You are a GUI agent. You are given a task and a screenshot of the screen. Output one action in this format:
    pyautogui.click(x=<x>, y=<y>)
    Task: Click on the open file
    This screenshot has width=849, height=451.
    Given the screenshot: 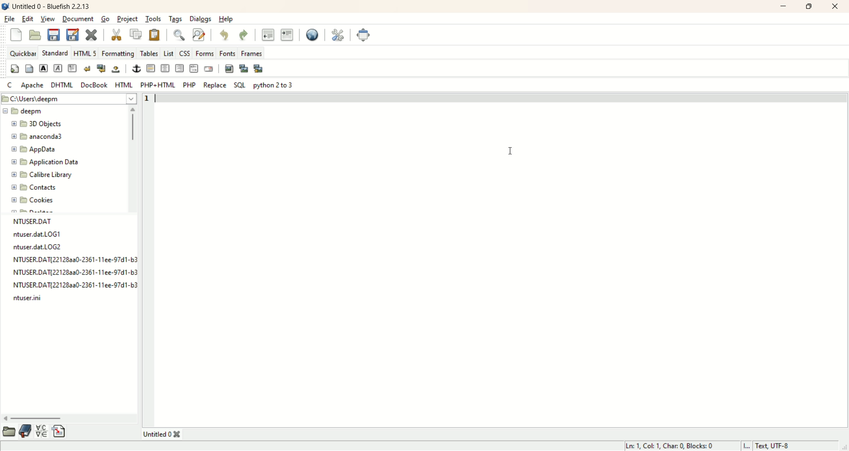 What is the action you would take?
    pyautogui.click(x=33, y=35)
    